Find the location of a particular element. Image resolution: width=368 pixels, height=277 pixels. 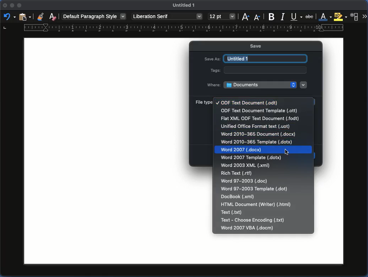

docx is located at coordinates (258, 134).